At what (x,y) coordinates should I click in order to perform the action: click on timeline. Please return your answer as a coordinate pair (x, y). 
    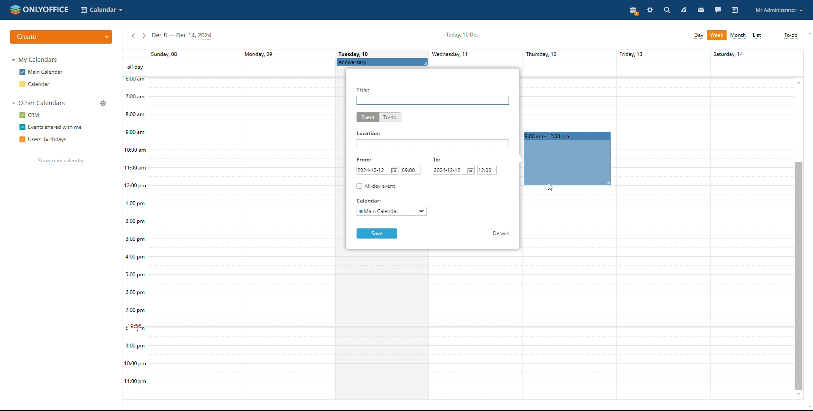
    Looking at the image, I should click on (135, 239).